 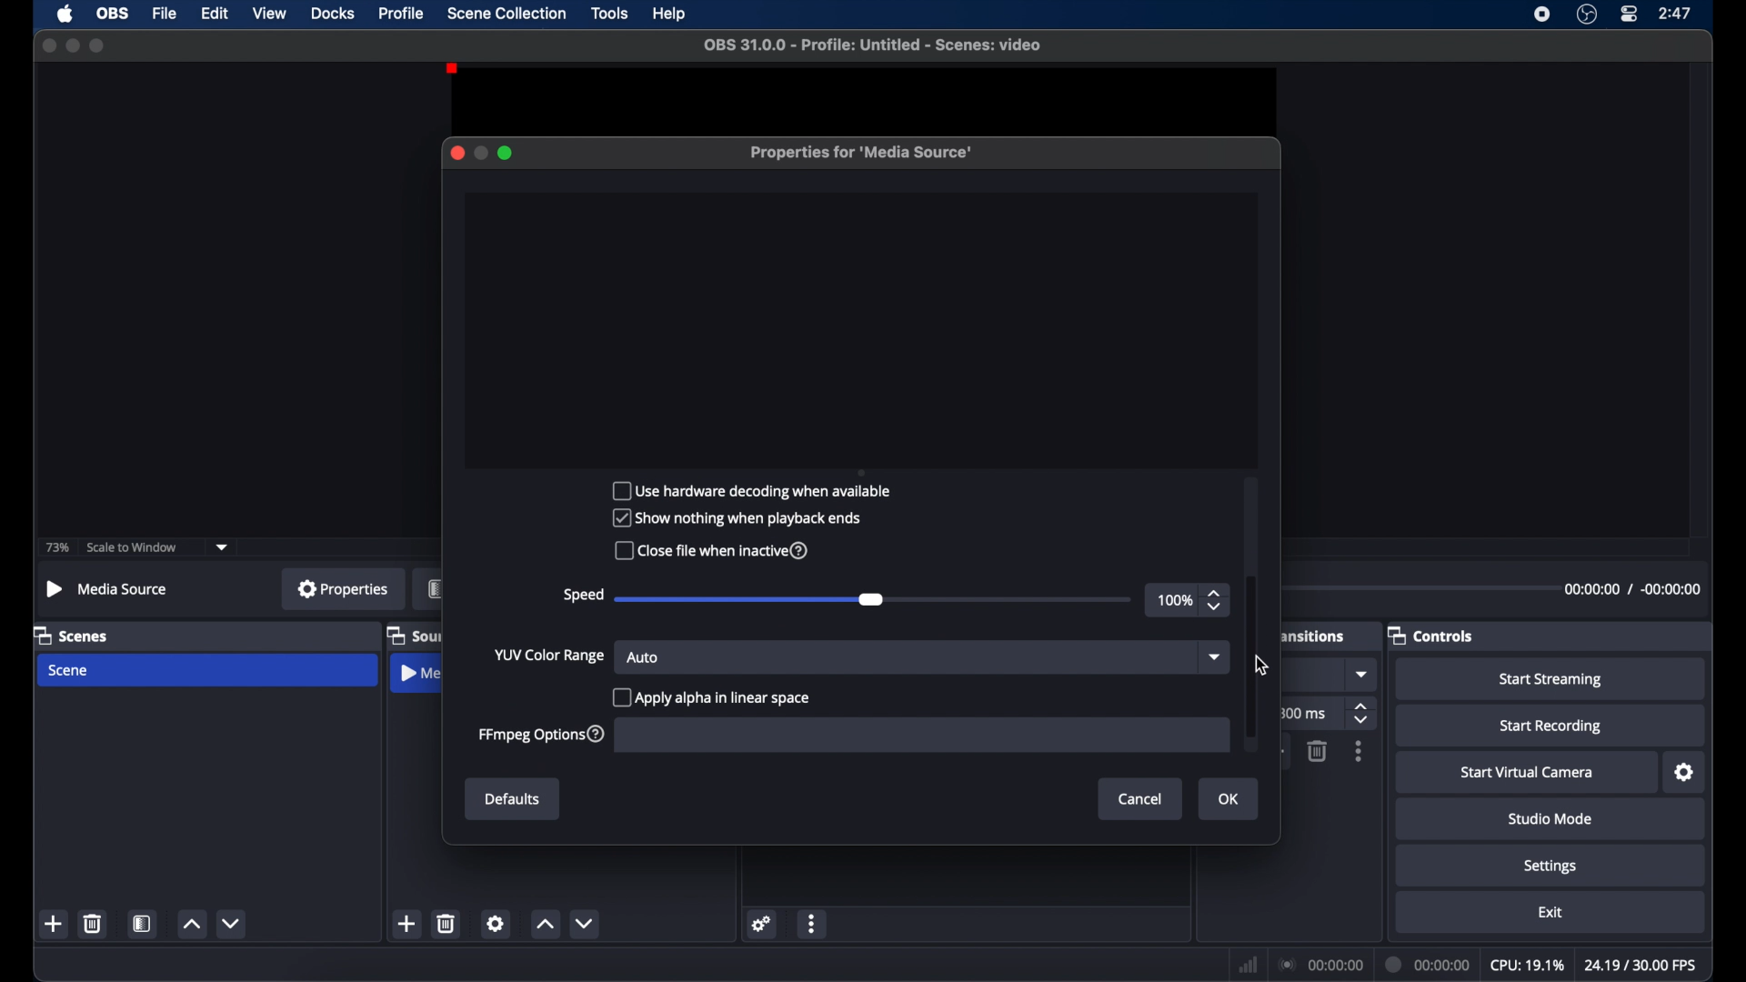 What do you see at coordinates (457, 153) in the screenshot?
I see `close` at bounding box center [457, 153].